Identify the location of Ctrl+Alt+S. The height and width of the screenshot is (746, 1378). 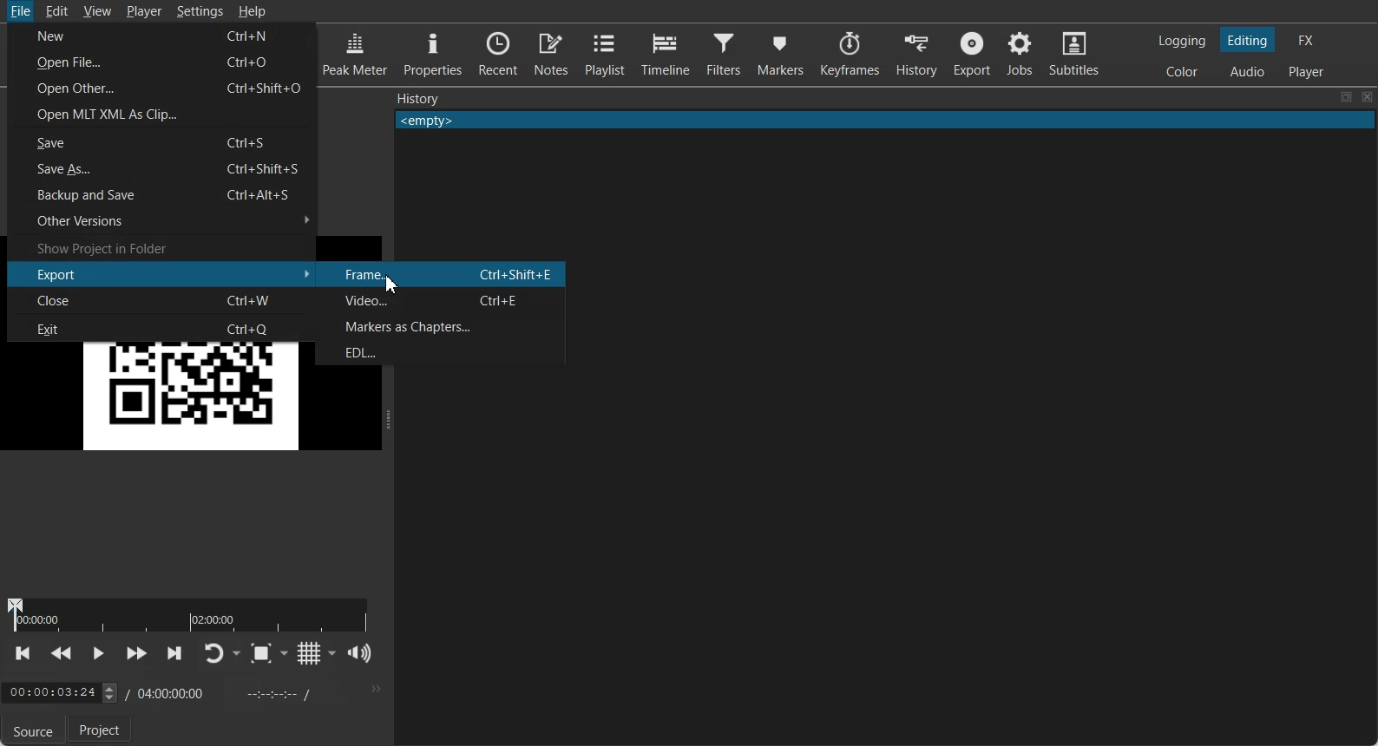
(262, 194).